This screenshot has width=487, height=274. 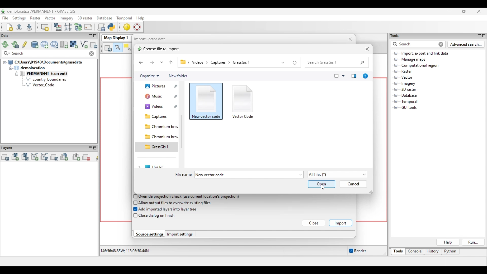 What do you see at coordinates (17, 74) in the screenshot?
I see `Collapse permanent files view` at bounding box center [17, 74].